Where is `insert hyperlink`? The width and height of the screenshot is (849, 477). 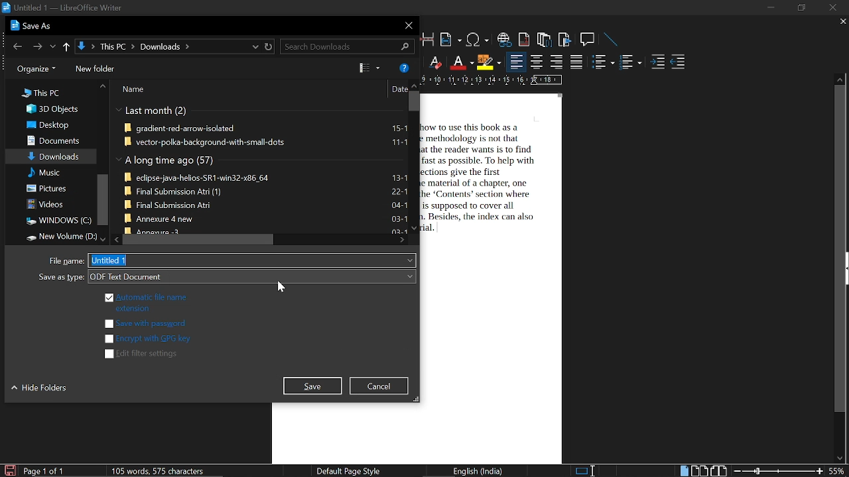
insert hyperlink is located at coordinates (505, 40).